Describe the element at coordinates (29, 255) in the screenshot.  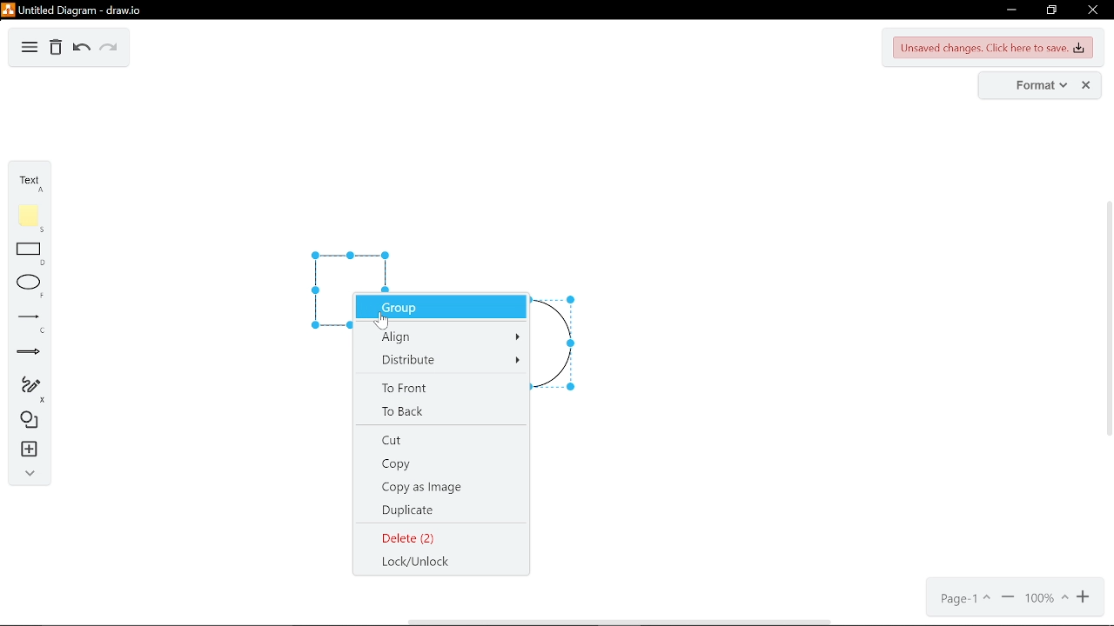
I see `rectangle` at that location.